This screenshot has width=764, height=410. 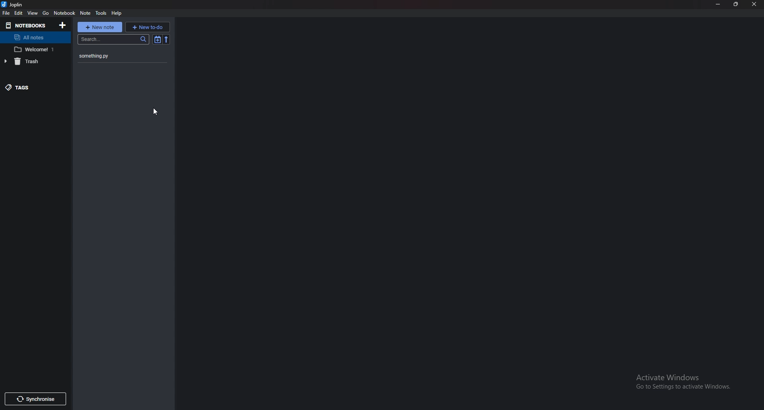 I want to click on new To do, so click(x=149, y=27).